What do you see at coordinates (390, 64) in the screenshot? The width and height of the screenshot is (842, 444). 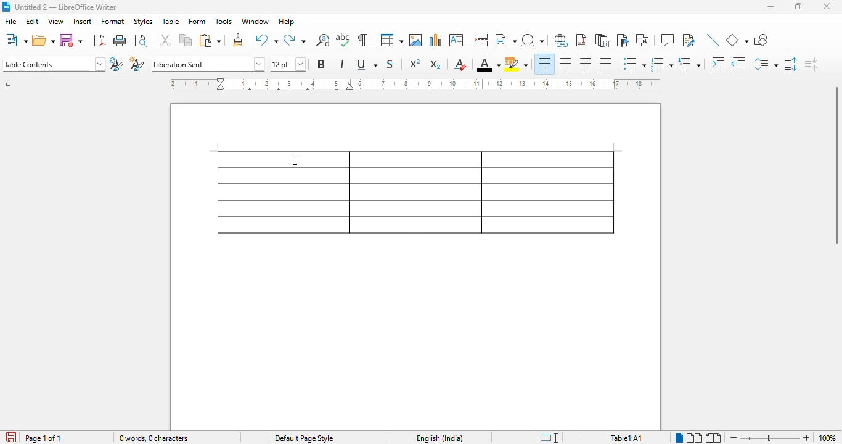 I see `strikethrough` at bounding box center [390, 64].